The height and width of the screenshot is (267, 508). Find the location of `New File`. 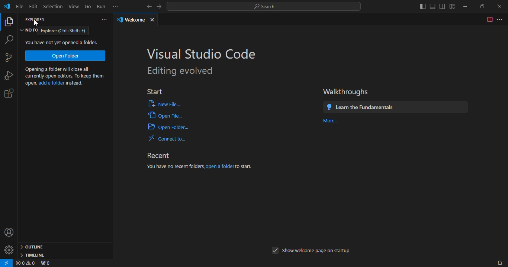

New File is located at coordinates (165, 104).